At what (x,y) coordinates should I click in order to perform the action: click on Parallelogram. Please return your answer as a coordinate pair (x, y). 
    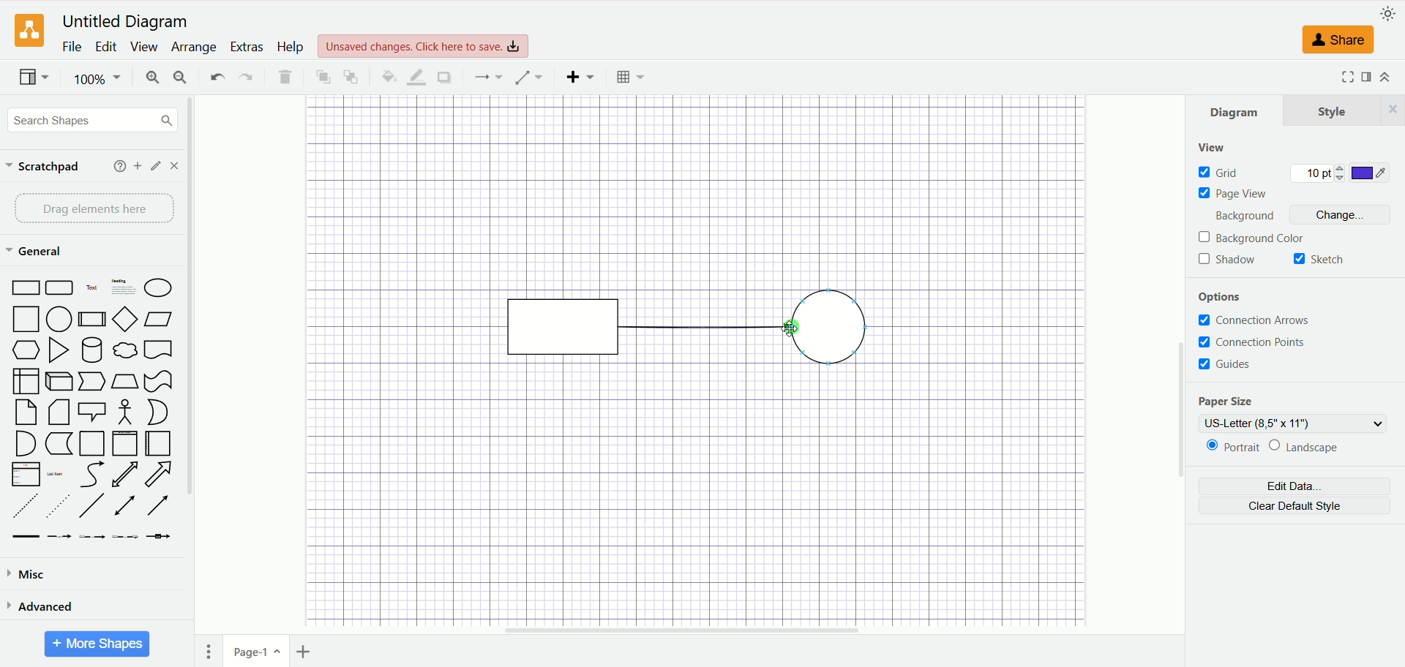
    Looking at the image, I should click on (158, 319).